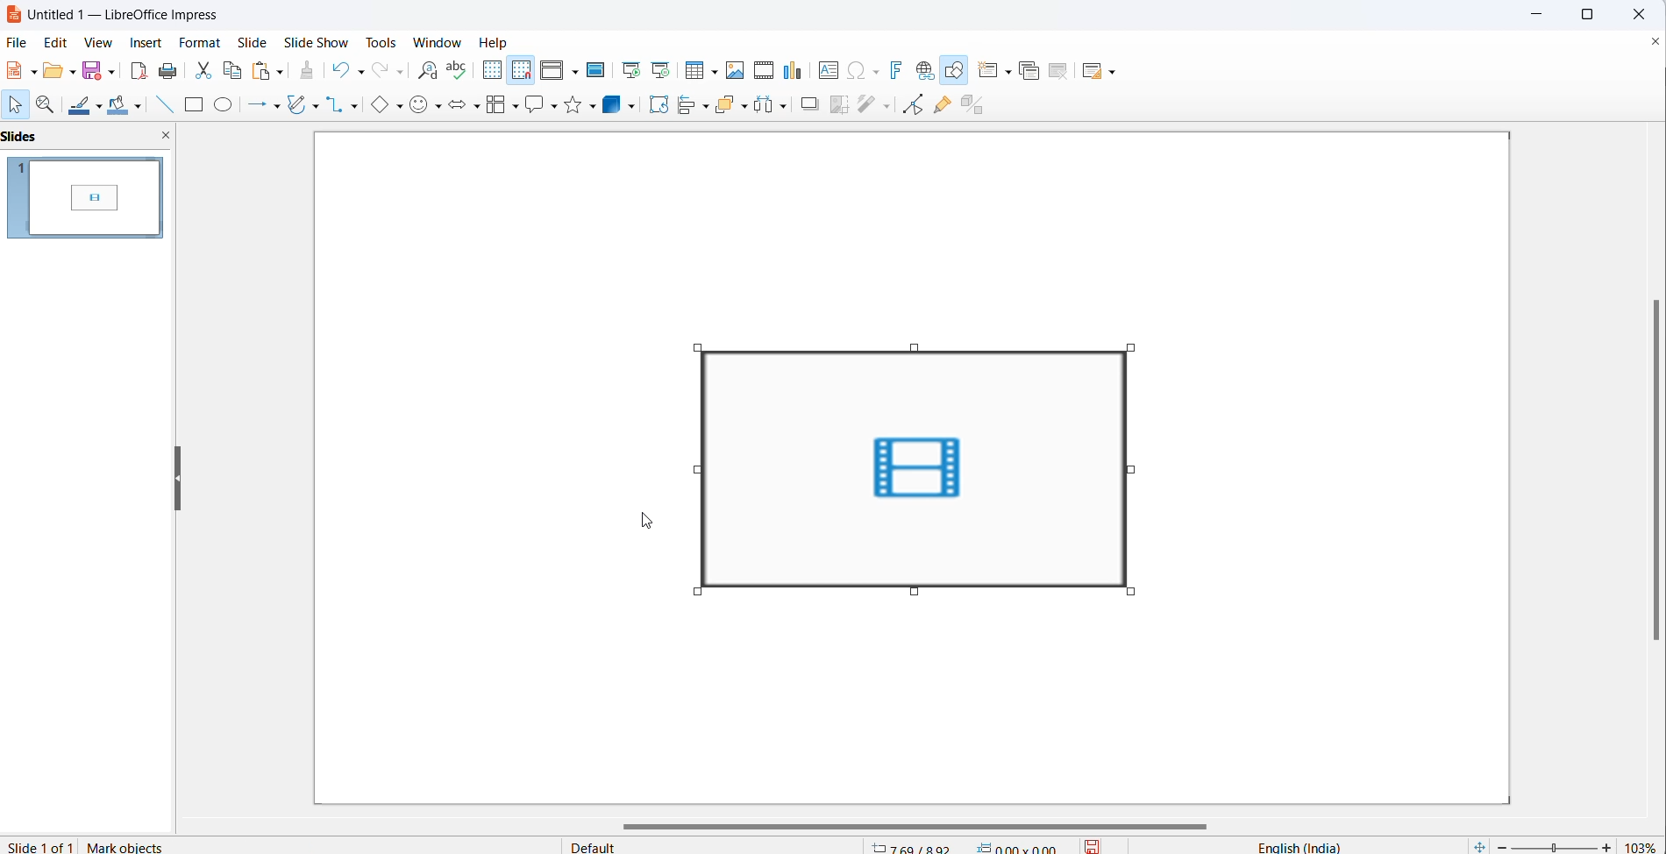 Image resolution: width=1666 pixels, height=854 pixels. Describe the element at coordinates (717, 844) in the screenshot. I see `slide master type` at that location.